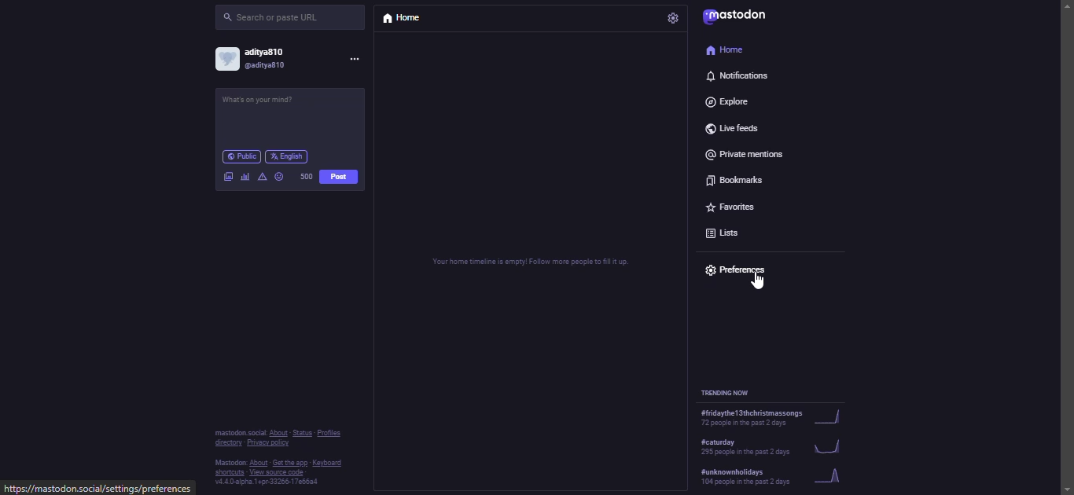  I want to click on trending, so click(761, 445).